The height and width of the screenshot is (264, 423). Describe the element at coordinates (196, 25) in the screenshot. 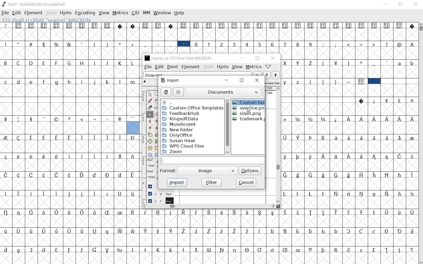

I see `Symbol` at that location.